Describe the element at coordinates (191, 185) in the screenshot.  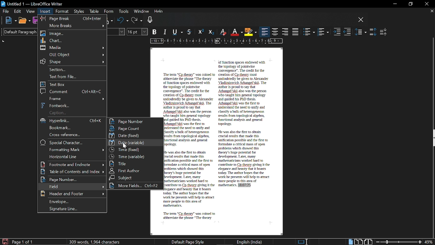
I see `He was also the first to obtain crucial results that made this unification possible and the first to formulate a critical mass of open problems which showed this theory's huge potential for development. I ater, many mathematicians worked hard to contribute to Co theory giving it the elegance and beauty that it boasts today. The author hopes that the work he presents will help to attract more people to this area of mathematics.  The term "Cp theory" was coined to abbreviate the phrase "The theory` at that location.